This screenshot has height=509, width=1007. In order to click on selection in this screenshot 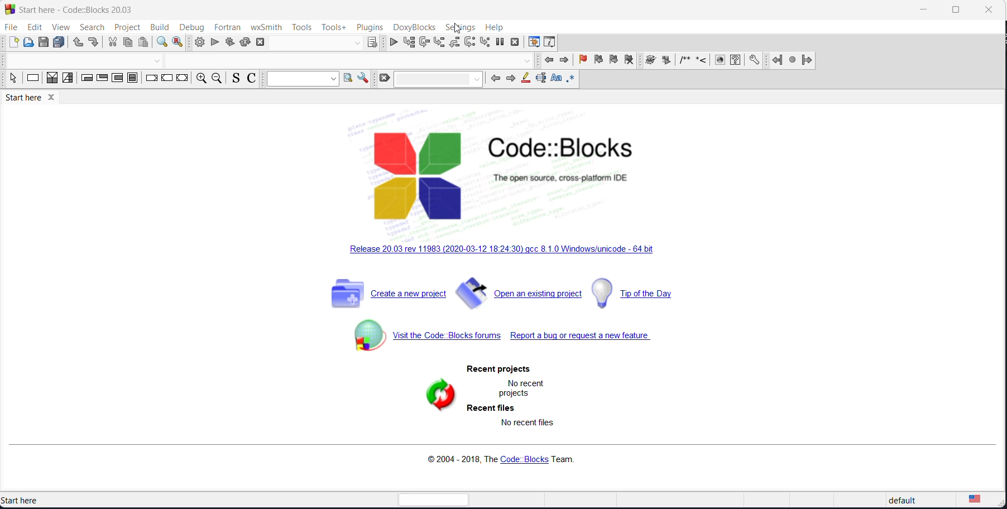, I will do `click(68, 80)`.